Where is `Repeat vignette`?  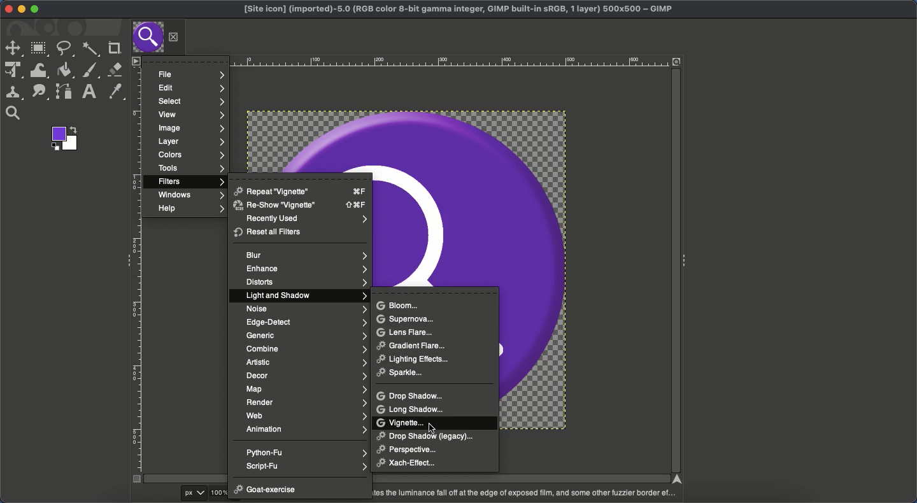 Repeat vignette is located at coordinates (301, 190).